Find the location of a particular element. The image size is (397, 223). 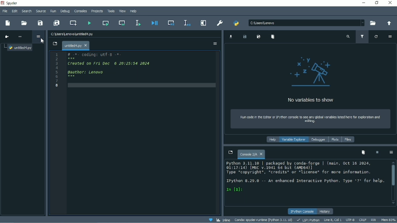

Vertical scrollbar is located at coordinates (393, 175).